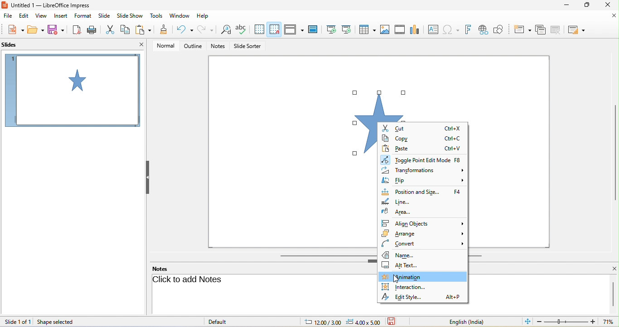  I want to click on vertical scroll bar, so click(614, 294).